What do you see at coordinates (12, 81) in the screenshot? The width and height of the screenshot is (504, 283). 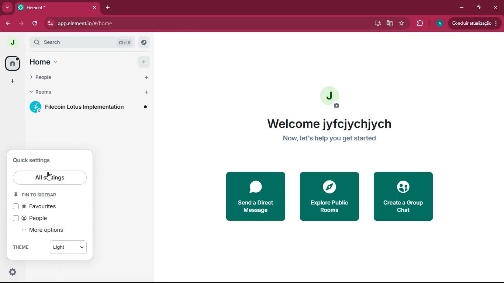 I see `add` at bounding box center [12, 81].